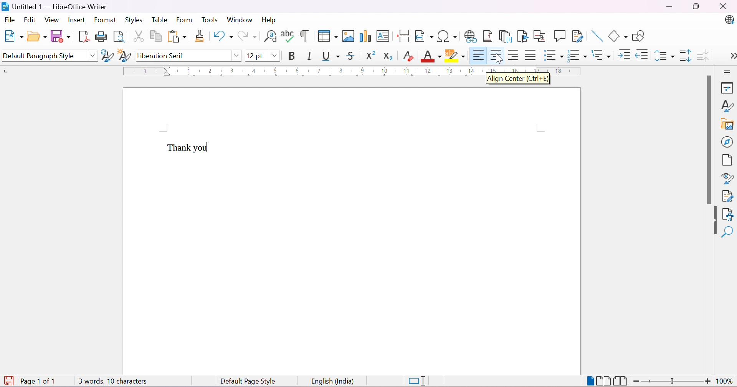 This screenshot has width=737, height=387. What do you see at coordinates (590, 381) in the screenshot?
I see `Single-page View` at bounding box center [590, 381].